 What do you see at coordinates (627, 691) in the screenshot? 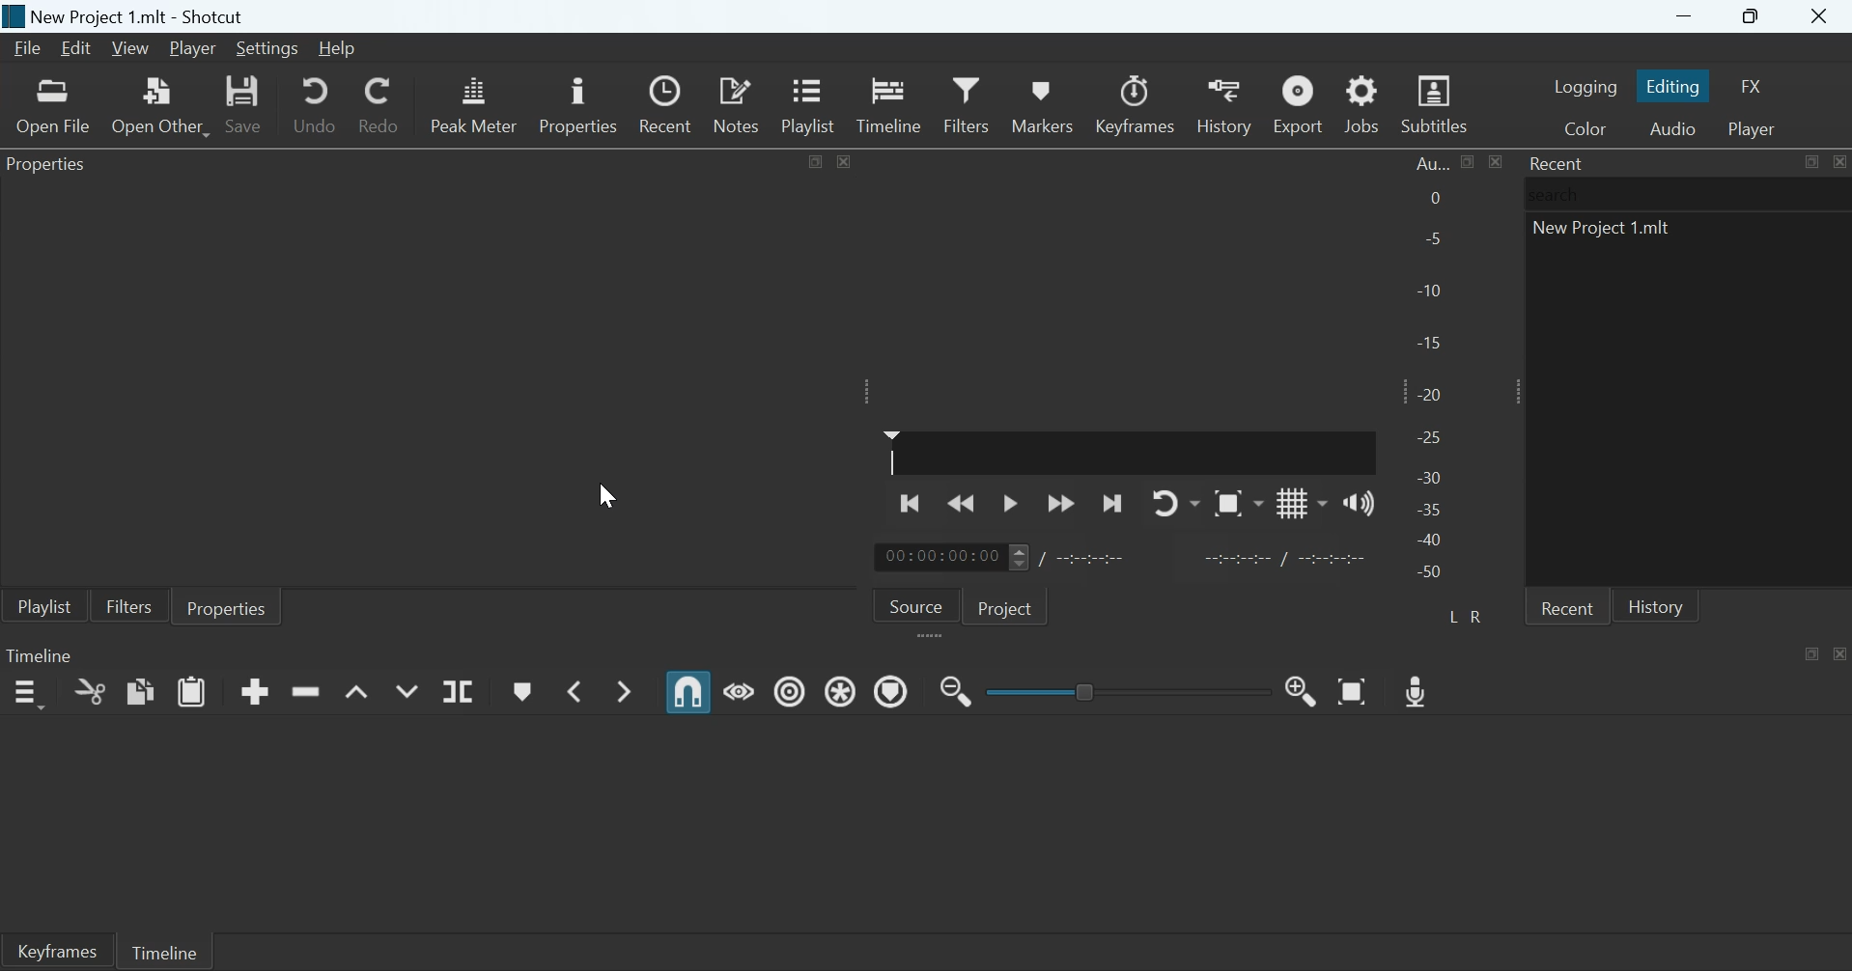
I see `Next marker` at bounding box center [627, 691].